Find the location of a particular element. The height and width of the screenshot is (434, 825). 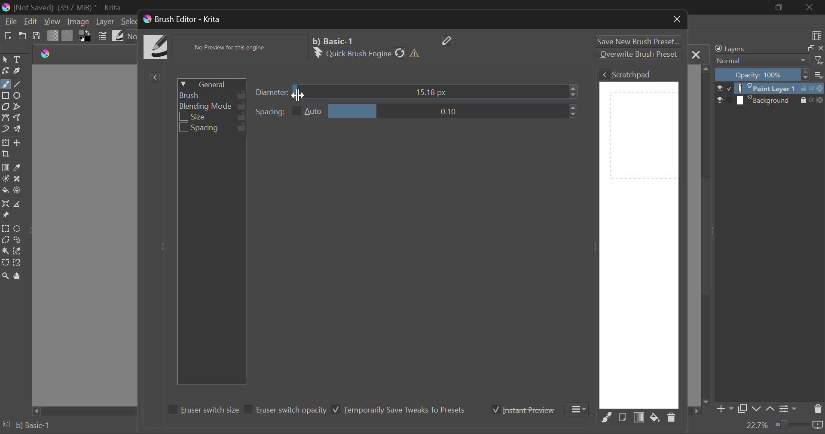

Delete Layer is located at coordinates (818, 408).